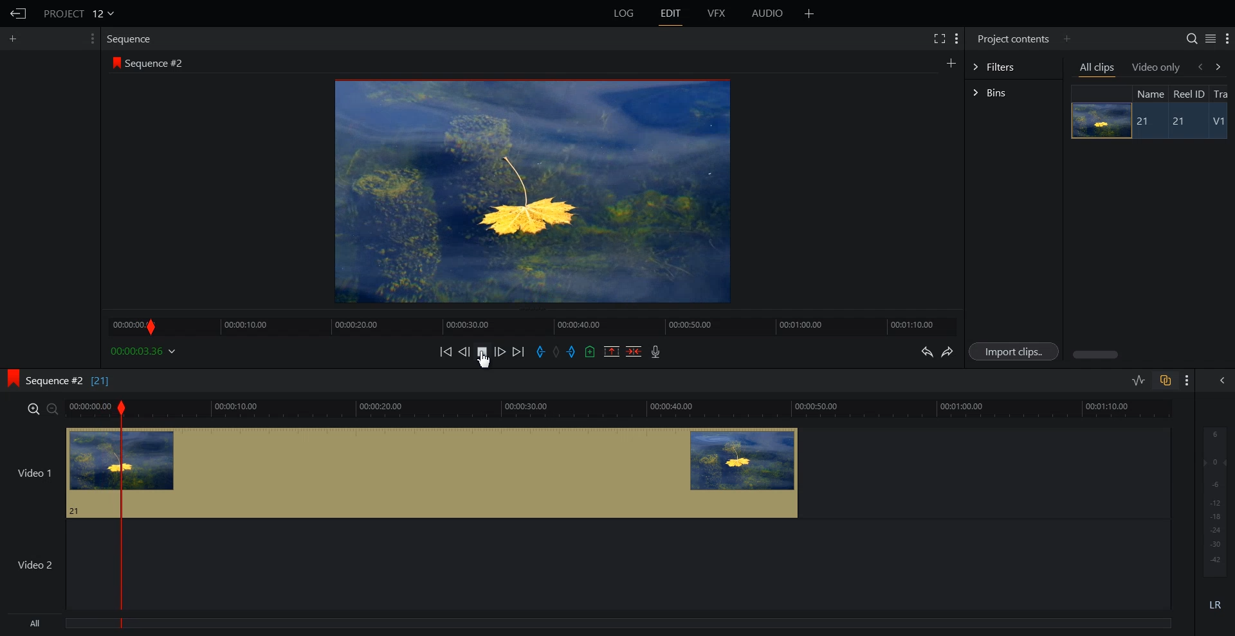 This screenshot has height=636, width=1235. Describe the element at coordinates (672, 13) in the screenshot. I see `EDIT` at that location.